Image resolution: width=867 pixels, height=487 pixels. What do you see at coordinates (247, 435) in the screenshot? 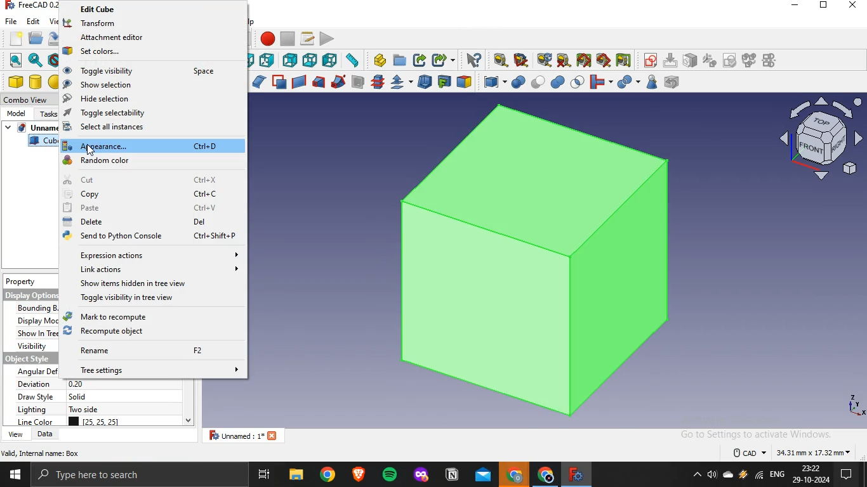
I see `unnamed` at bounding box center [247, 435].